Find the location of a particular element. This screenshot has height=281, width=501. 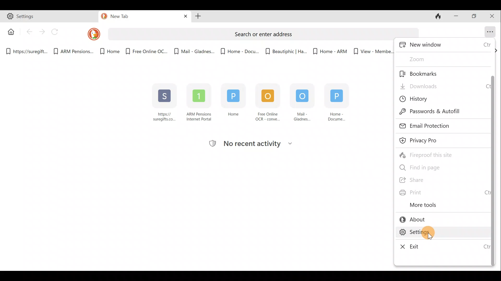

ARM Pensions Internet Portal is located at coordinates (200, 102).